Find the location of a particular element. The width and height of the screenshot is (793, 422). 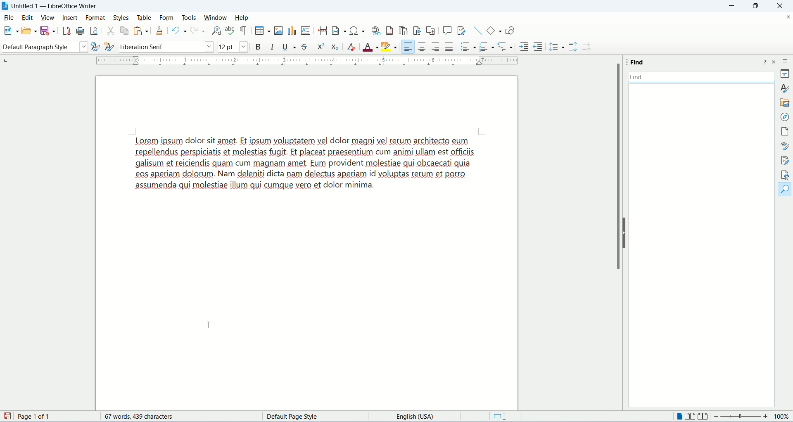

format is located at coordinates (94, 18).